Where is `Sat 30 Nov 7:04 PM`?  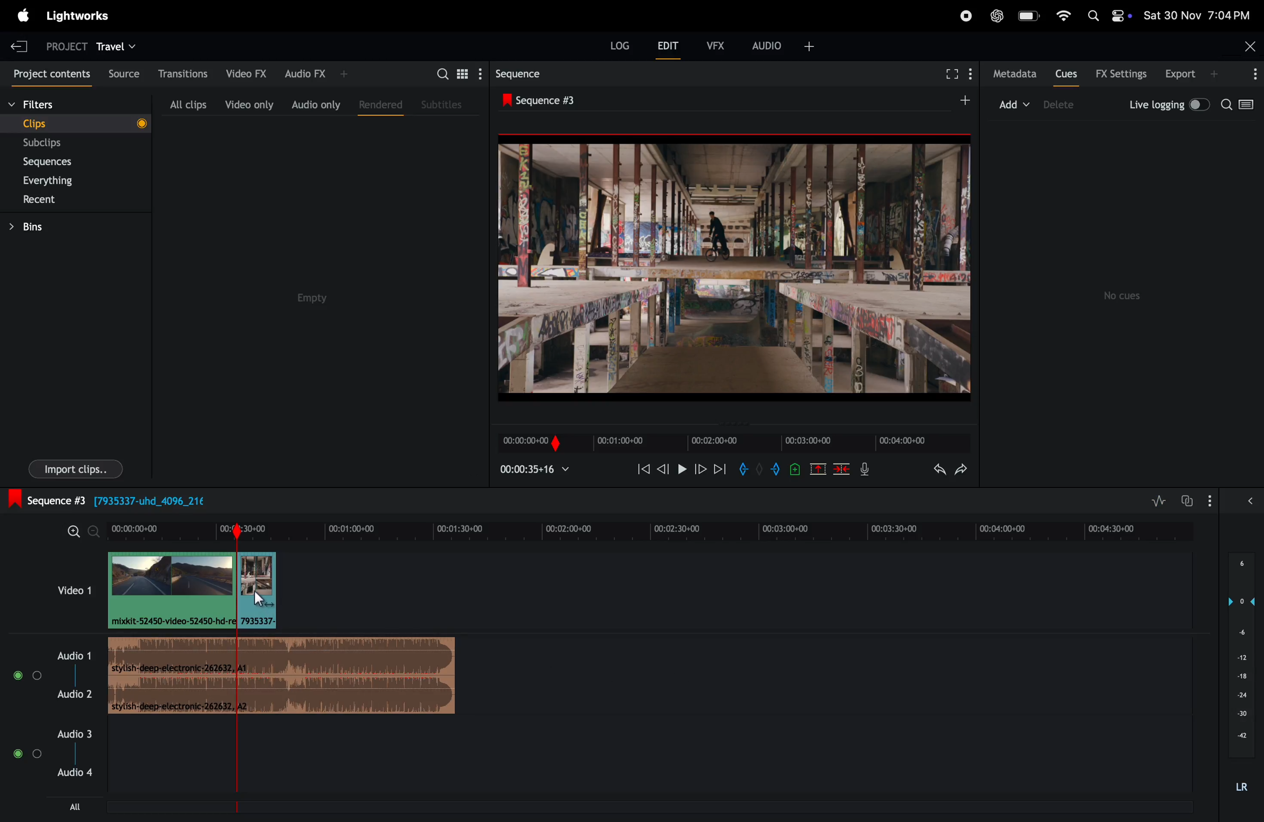
Sat 30 Nov 7:04 PM is located at coordinates (1202, 15).